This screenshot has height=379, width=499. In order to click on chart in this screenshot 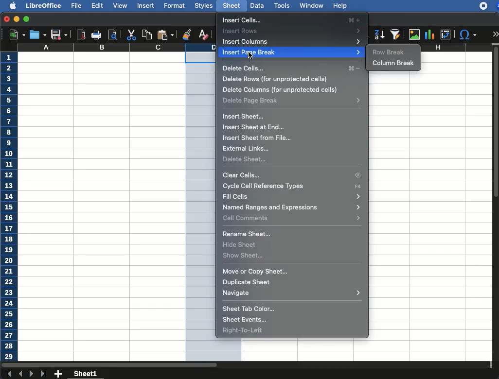, I will do `click(429, 34)`.